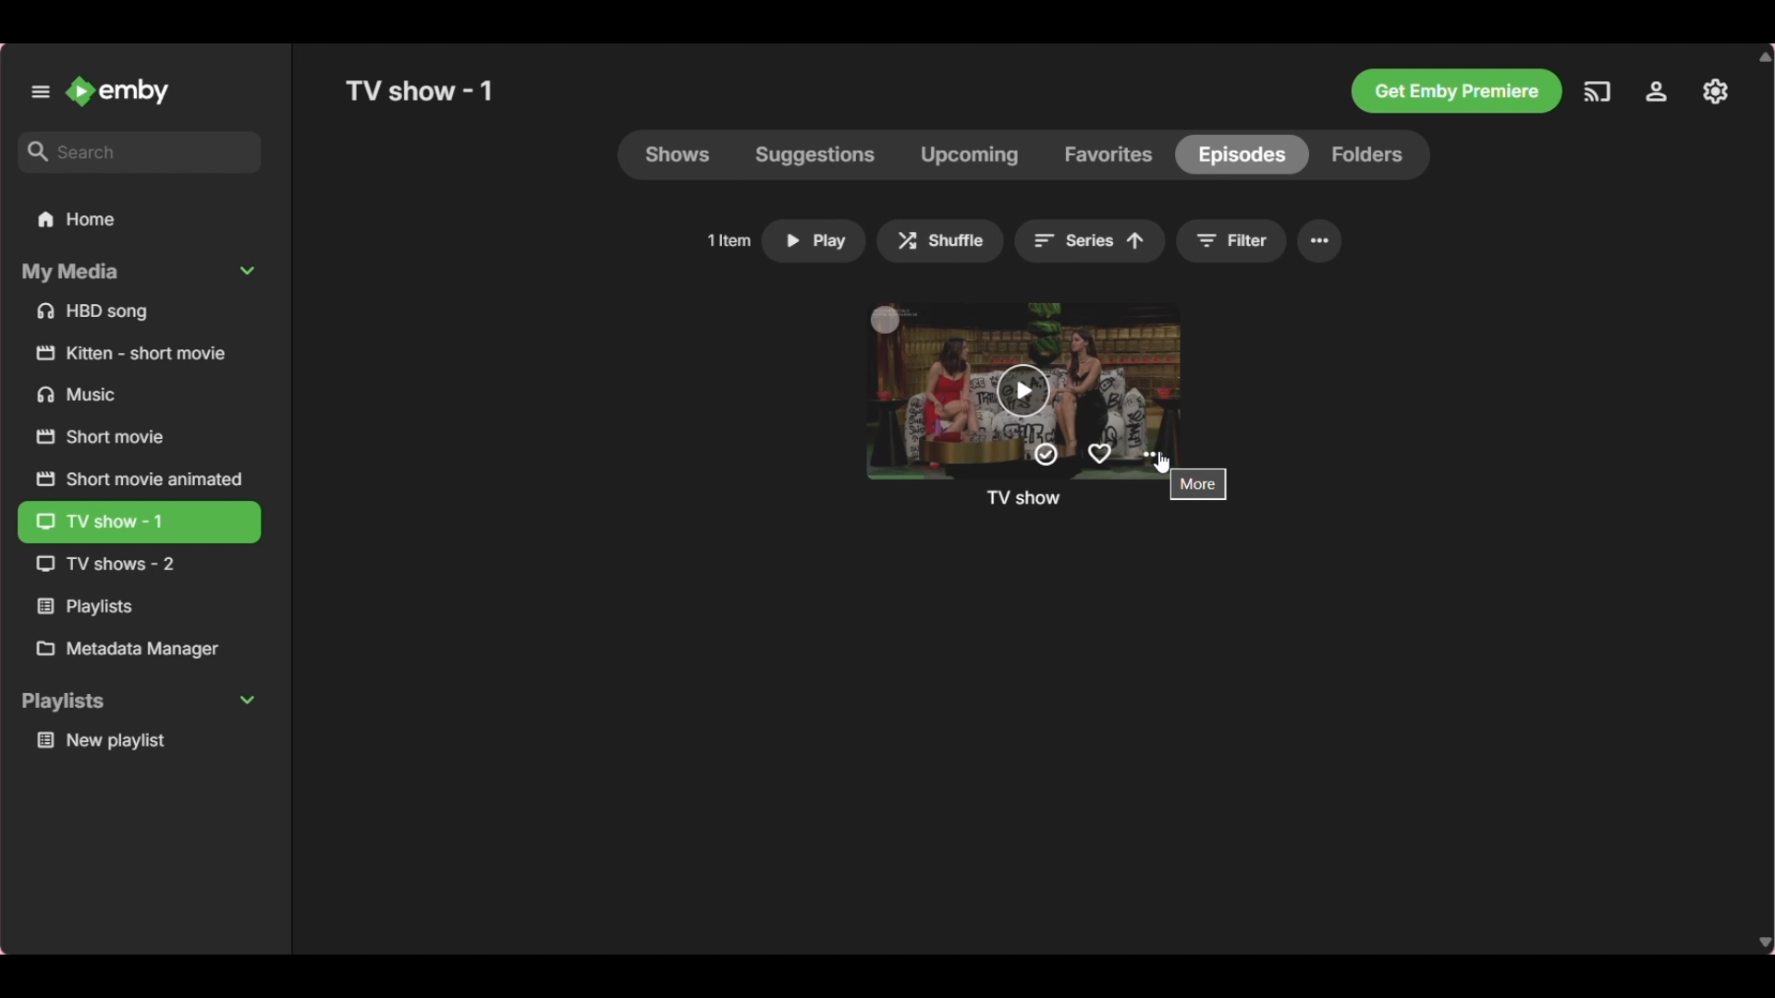  What do you see at coordinates (728, 240) in the screenshot?
I see `Total number of items in current selection` at bounding box center [728, 240].